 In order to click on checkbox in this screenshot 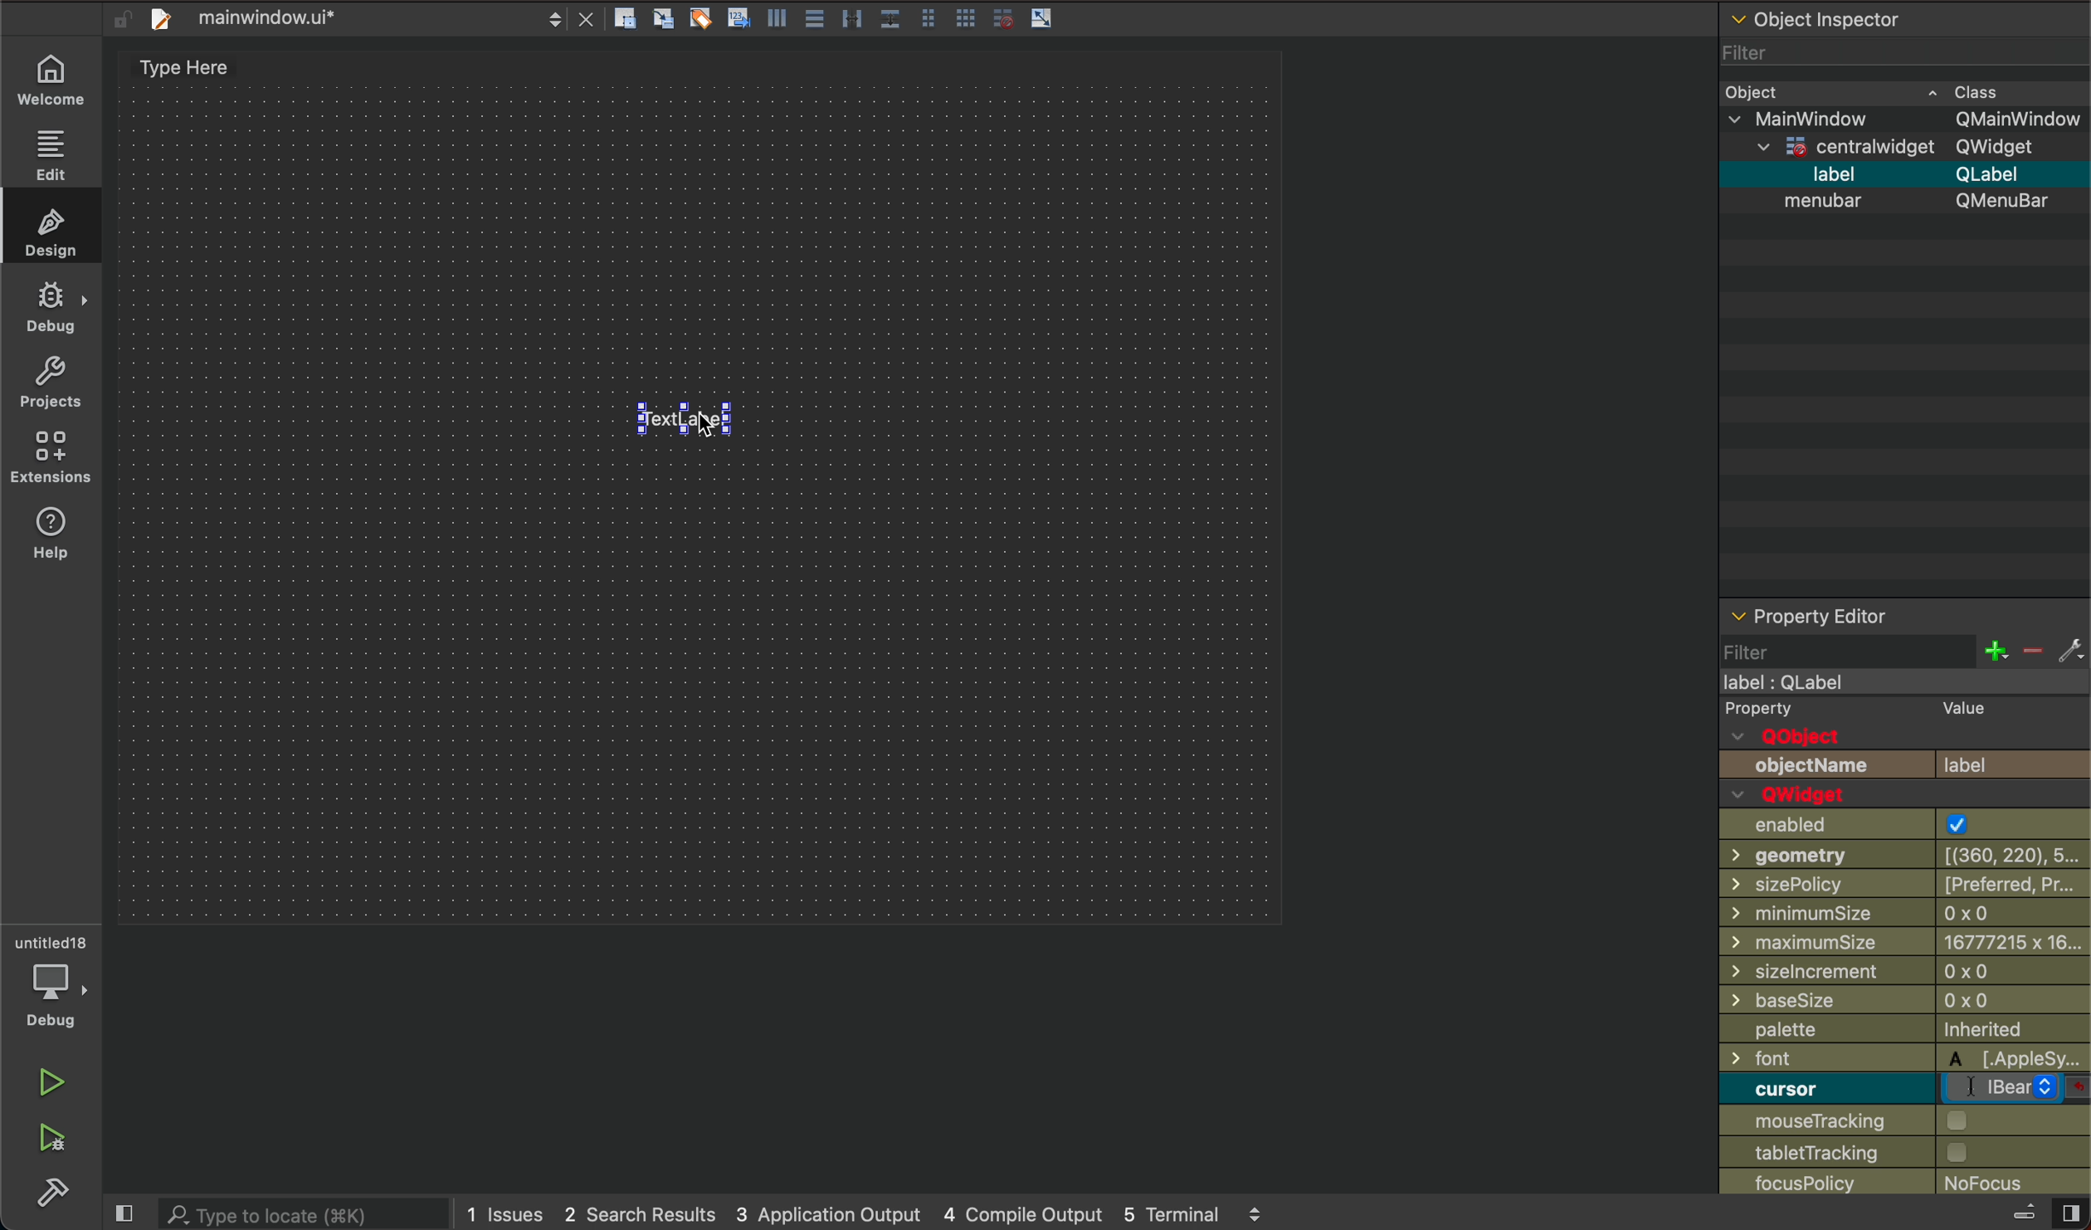, I will do `click(1957, 1153)`.